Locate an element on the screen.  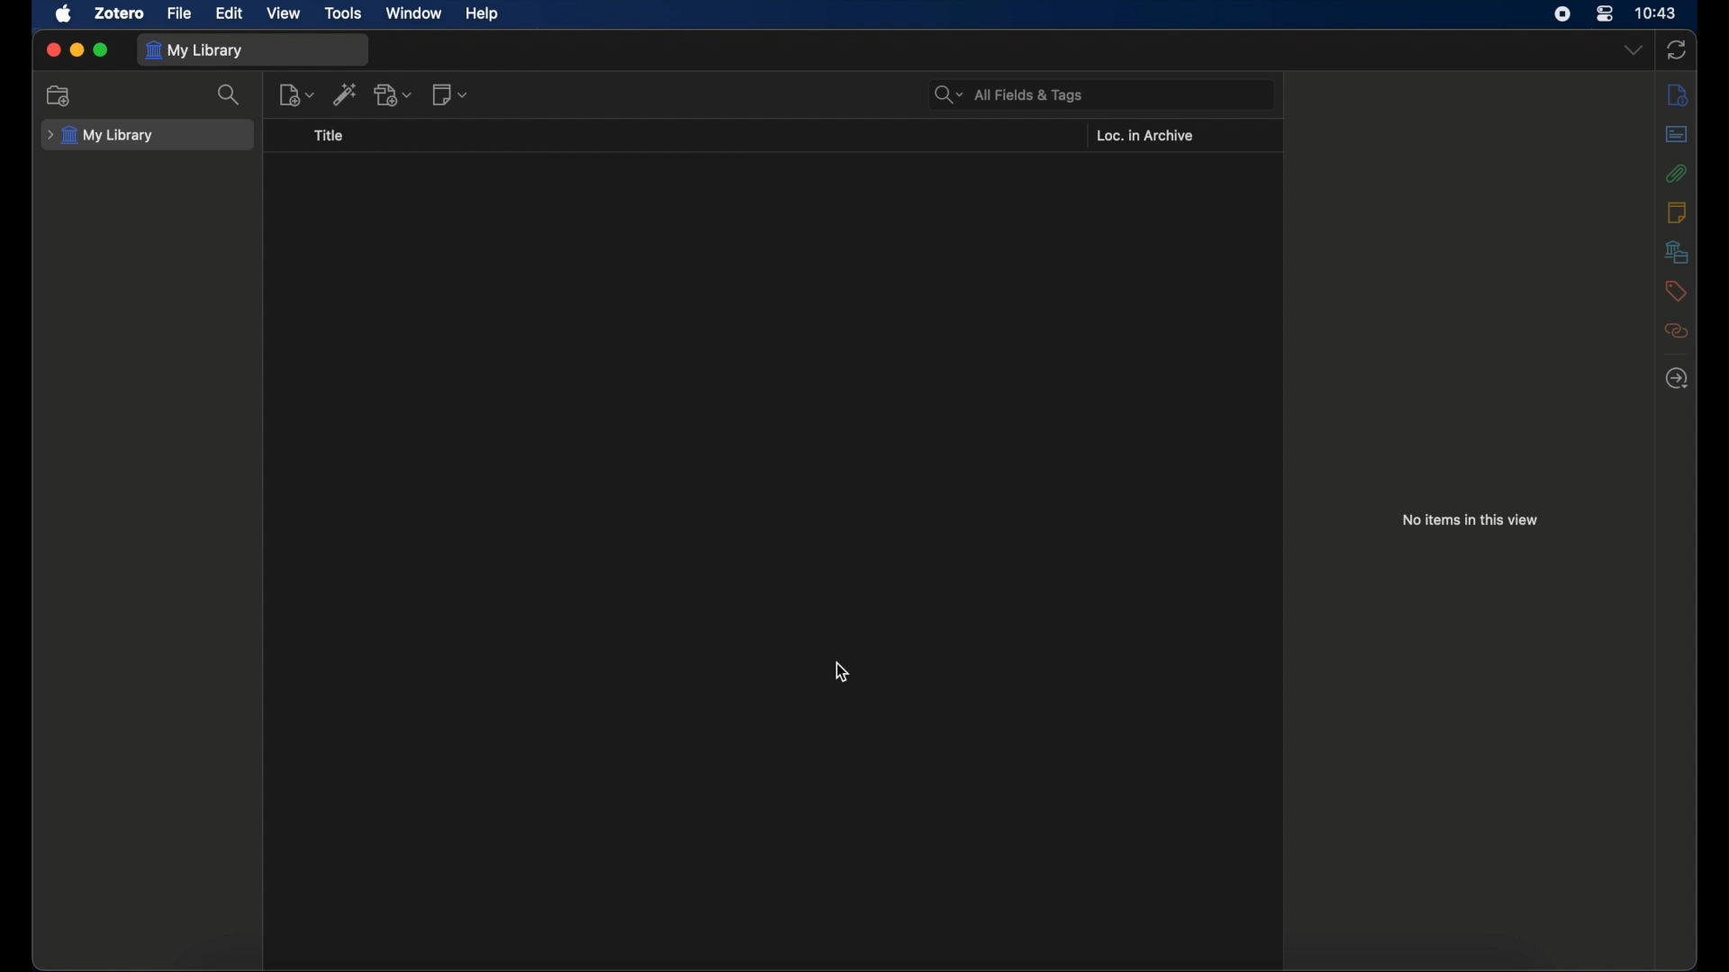
tools is located at coordinates (345, 13).